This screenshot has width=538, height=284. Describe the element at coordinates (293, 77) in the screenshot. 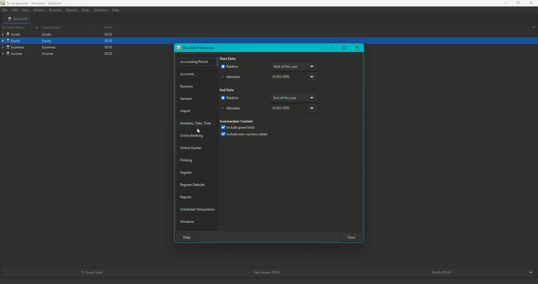

I see `Date` at that location.